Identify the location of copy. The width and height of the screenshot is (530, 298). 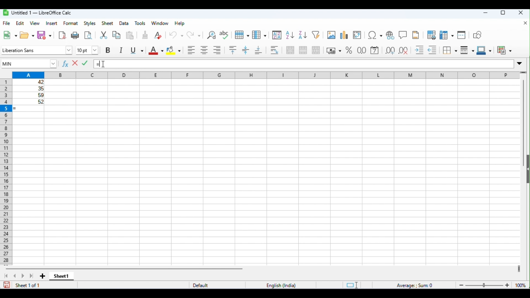
(117, 35).